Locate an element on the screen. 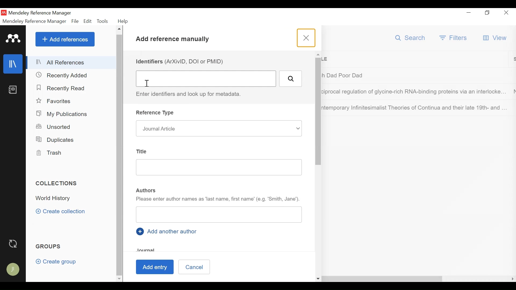 The width and height of the screenshot is (516, 290). Authors is located at coordinates (146, 191).